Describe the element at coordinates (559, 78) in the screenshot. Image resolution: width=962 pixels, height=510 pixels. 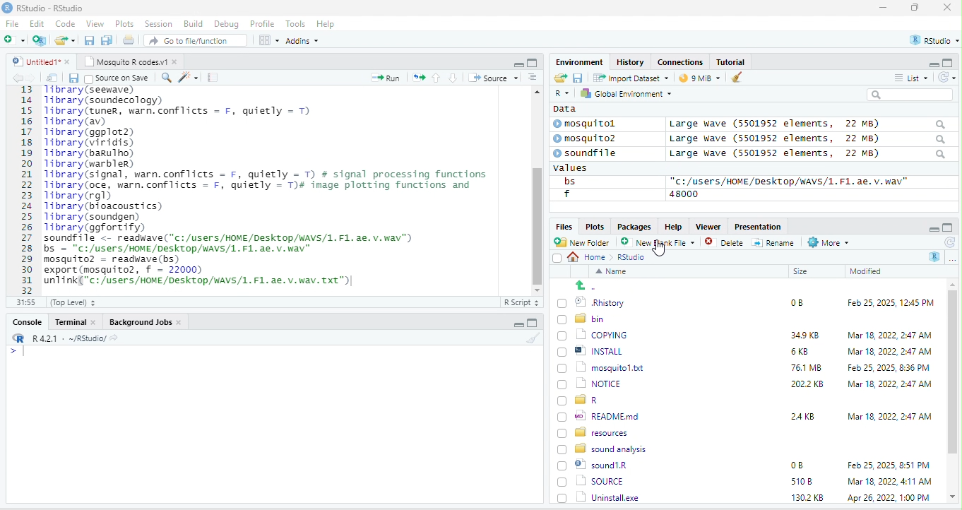
I see `open` at that location.